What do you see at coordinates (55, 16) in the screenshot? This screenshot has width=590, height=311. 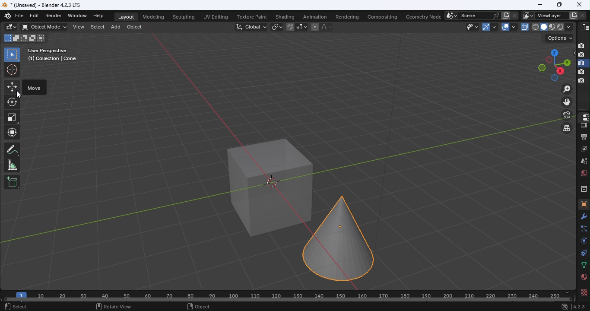 I see `Render` at bounding box center [55, 16].